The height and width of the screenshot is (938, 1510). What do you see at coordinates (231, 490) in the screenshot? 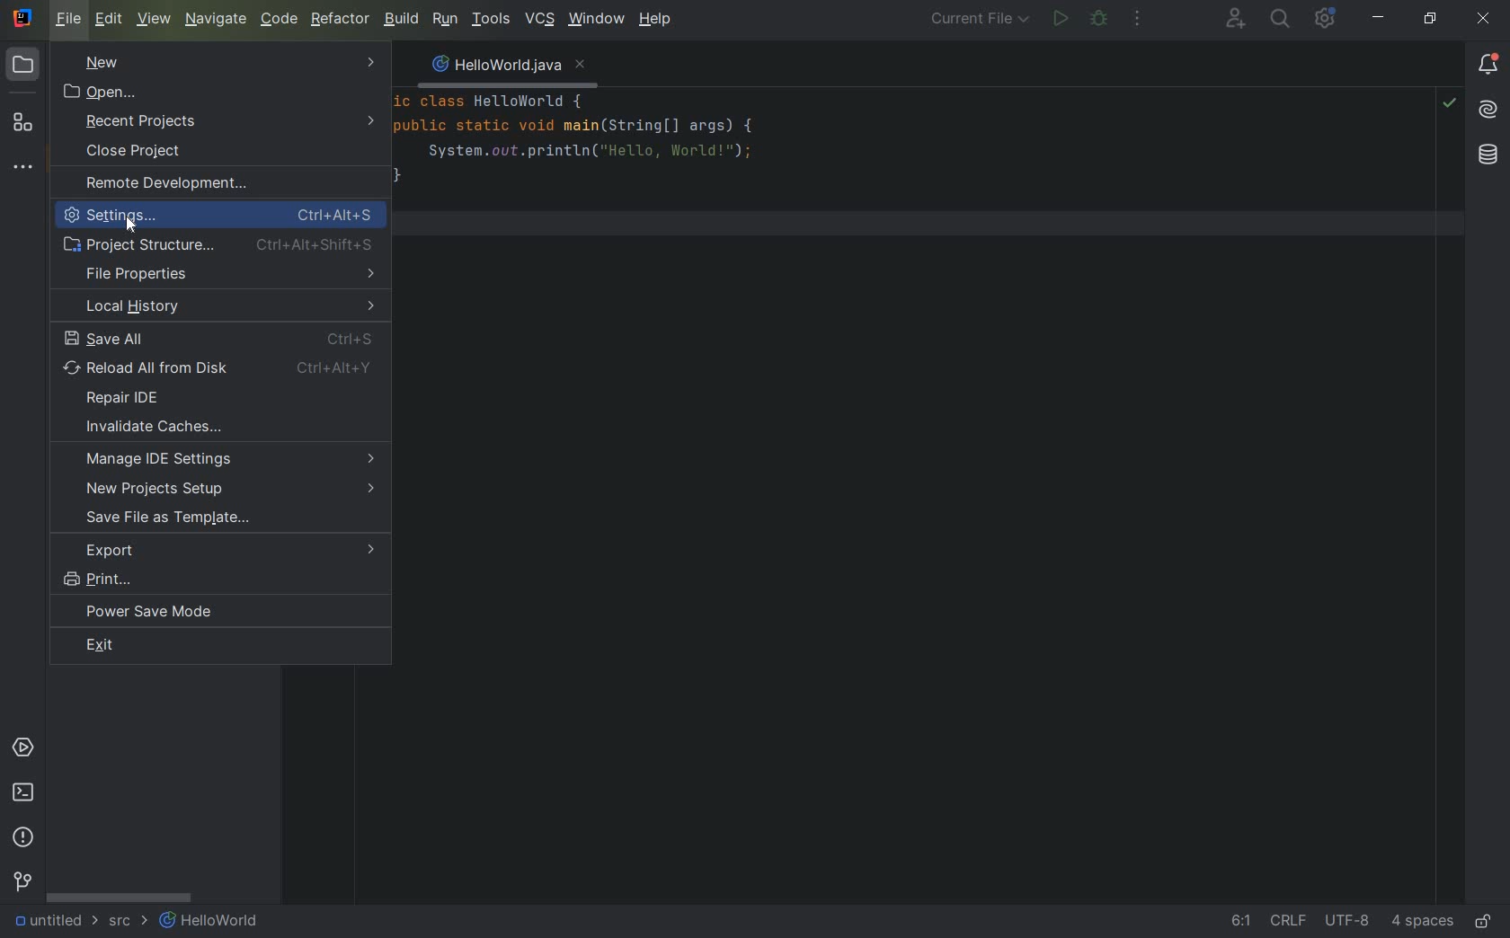
I see `new projects setup` at bounding box center [231, 490].